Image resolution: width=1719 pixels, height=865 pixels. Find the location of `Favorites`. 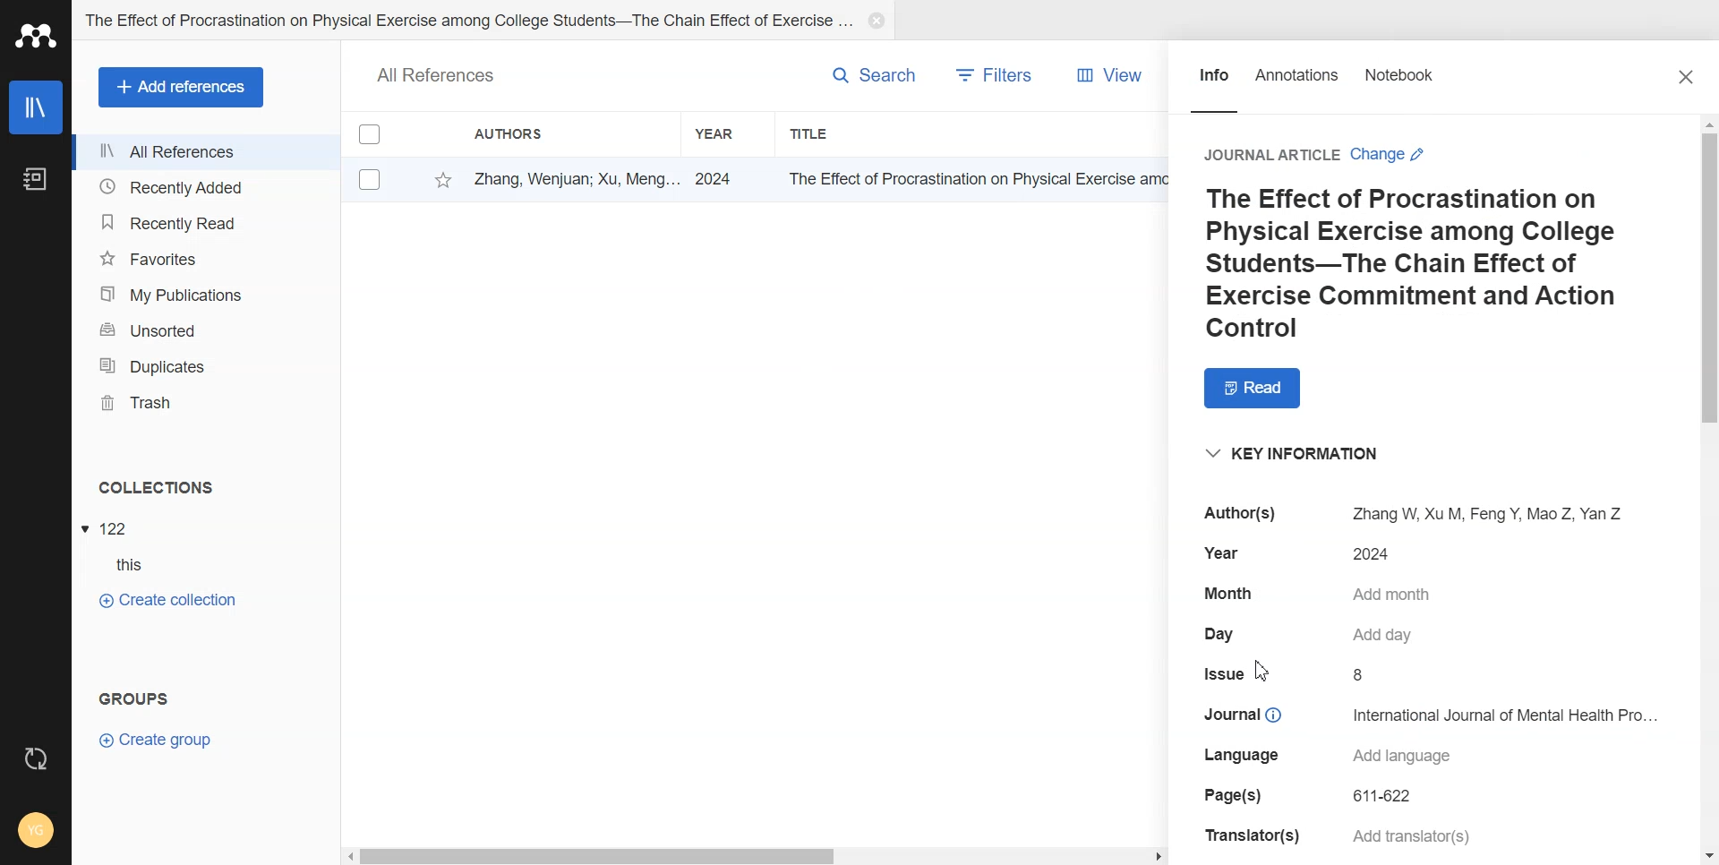

Favorites is located at coordinates (206, 258).